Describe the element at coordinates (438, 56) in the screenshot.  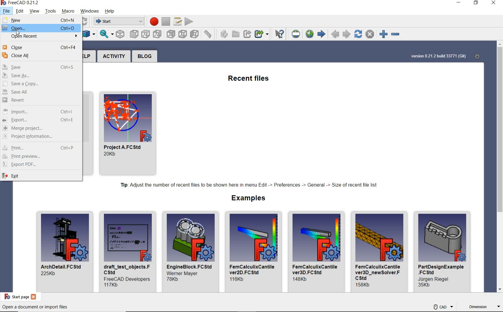
I see `SYSTEM VERSION` at that location.